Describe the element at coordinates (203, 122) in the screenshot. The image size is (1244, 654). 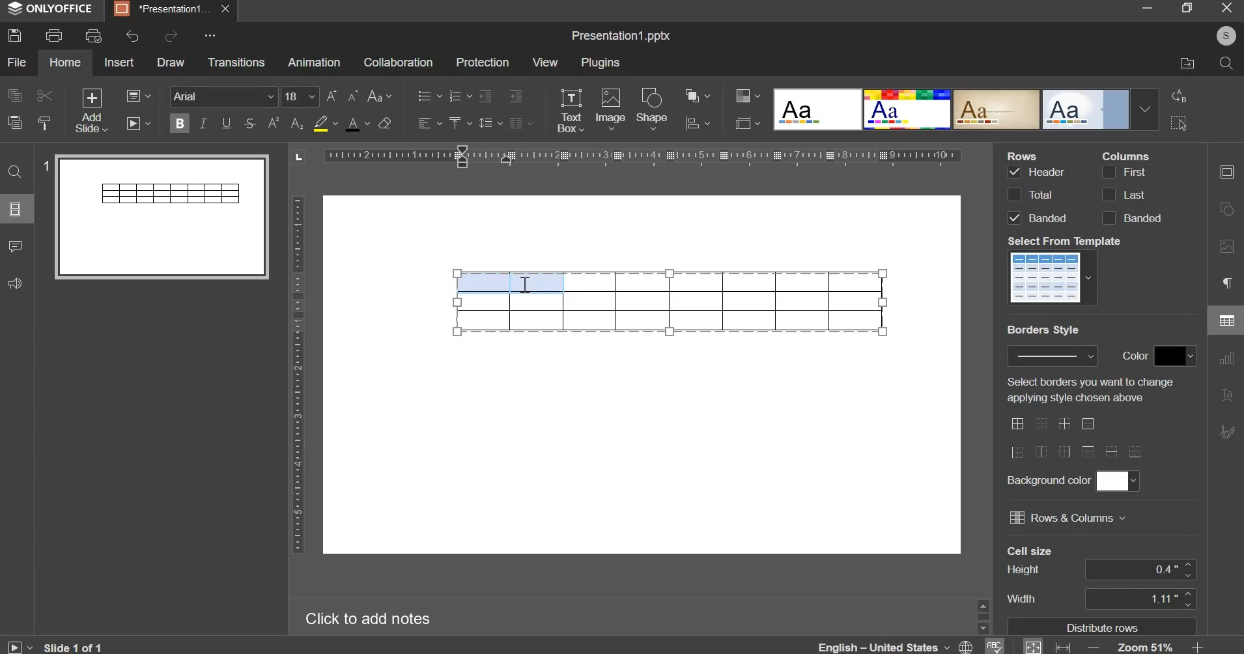
I see `italics` at that location.